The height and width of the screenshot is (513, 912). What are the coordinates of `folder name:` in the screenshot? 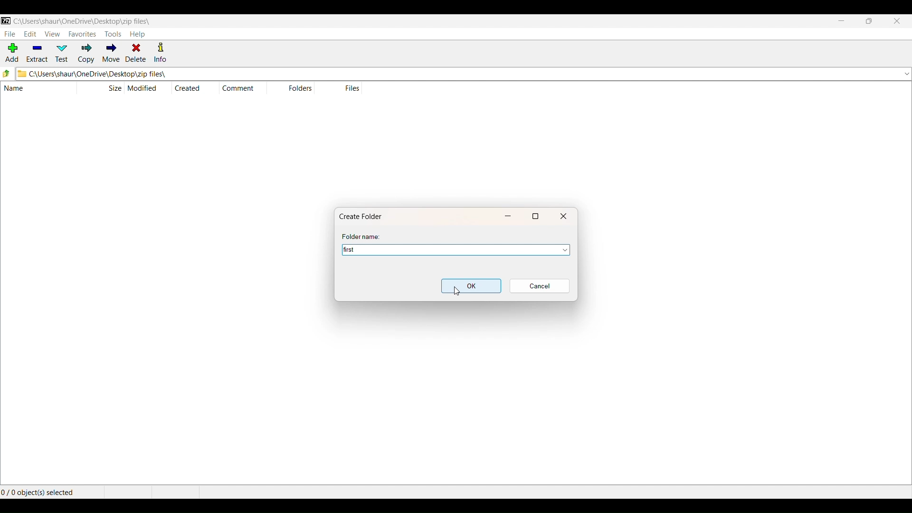 It's located at (363, 237).